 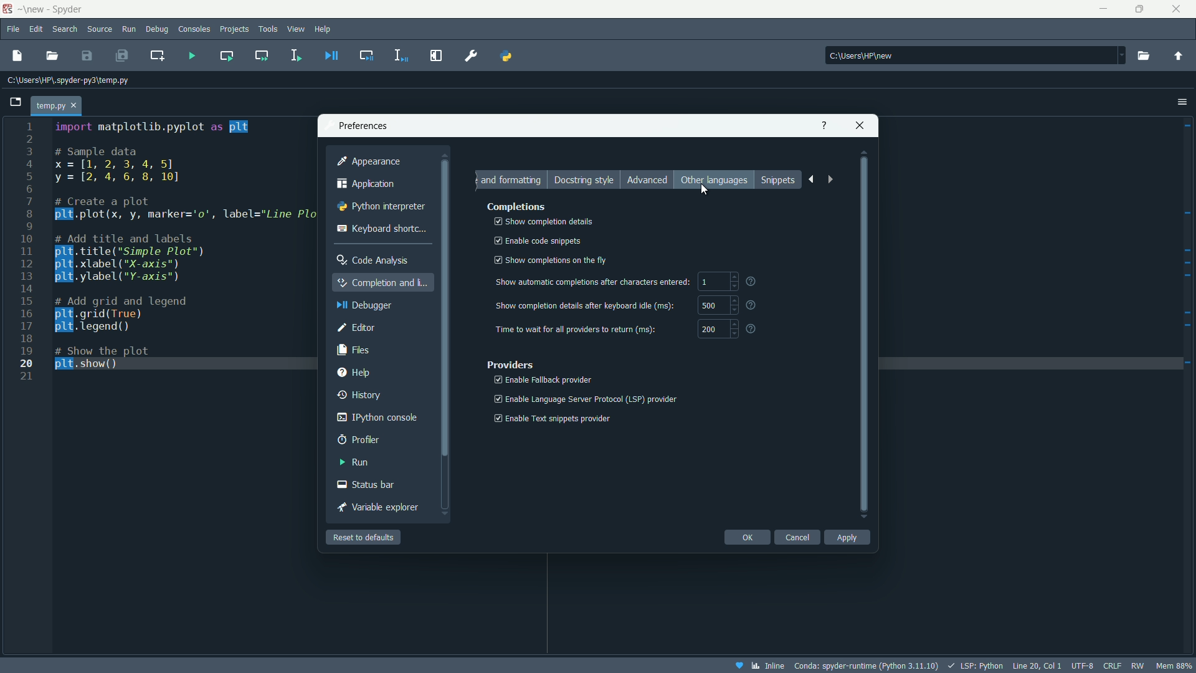 I want to click on enable fallback provider, so click(x=548, y=379).